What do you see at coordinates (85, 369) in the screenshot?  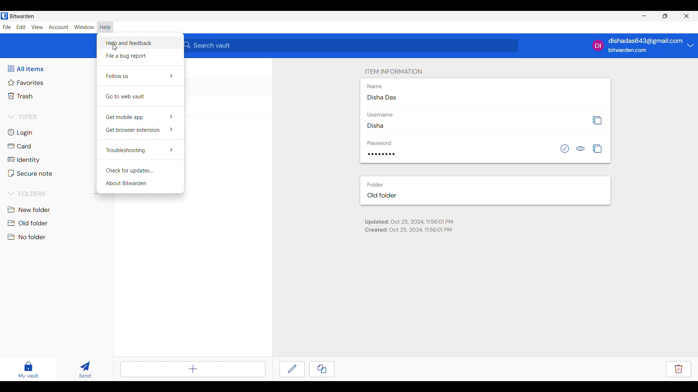 I see `Send` at bounding box center [85, 369].